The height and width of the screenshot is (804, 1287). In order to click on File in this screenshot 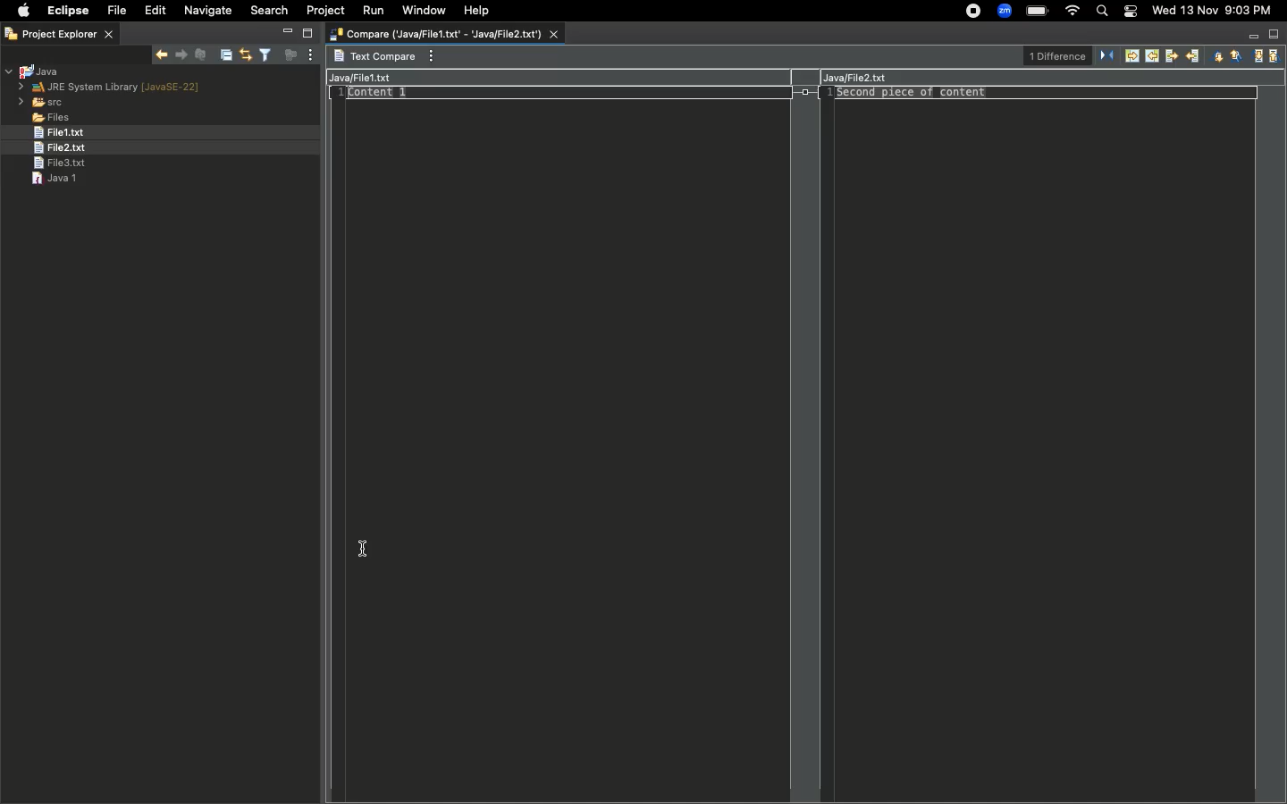, I will do `click(115, 11)`.